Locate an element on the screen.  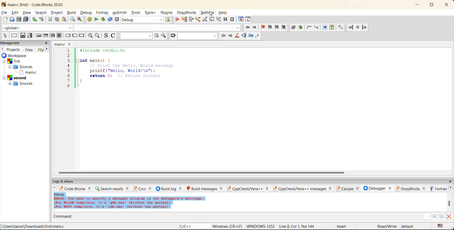
match case is located at coordinates (252, 36).